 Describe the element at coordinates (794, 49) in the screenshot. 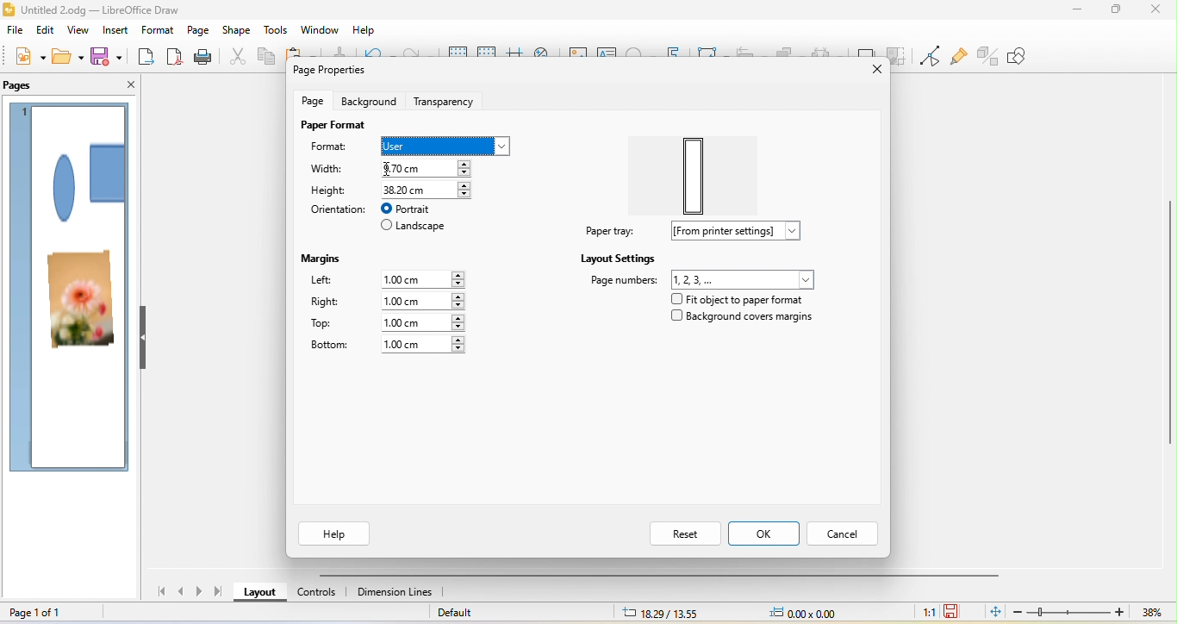

I see `arrange` at that location.